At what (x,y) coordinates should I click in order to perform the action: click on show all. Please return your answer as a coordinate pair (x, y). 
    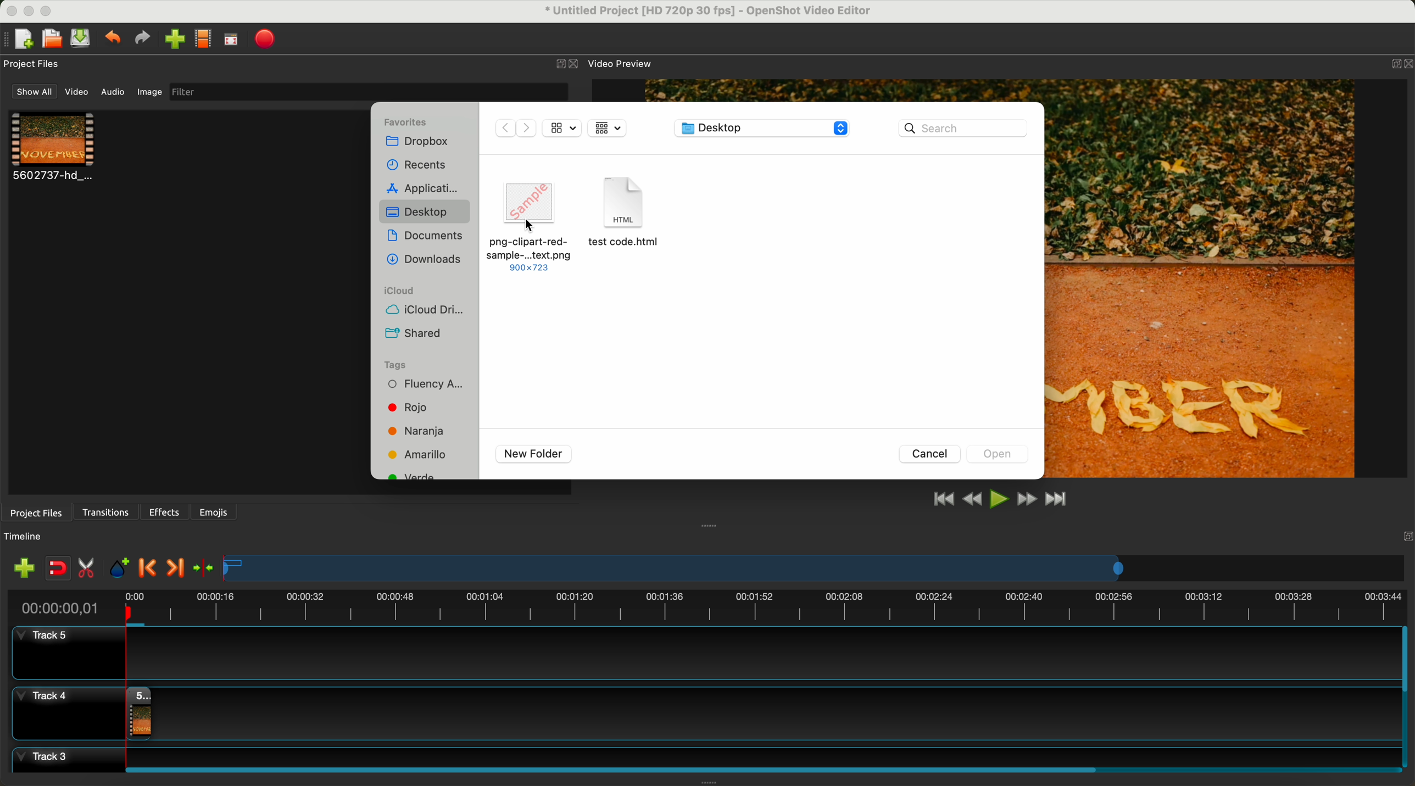
    Looking at the image, I should click on (35, 92).